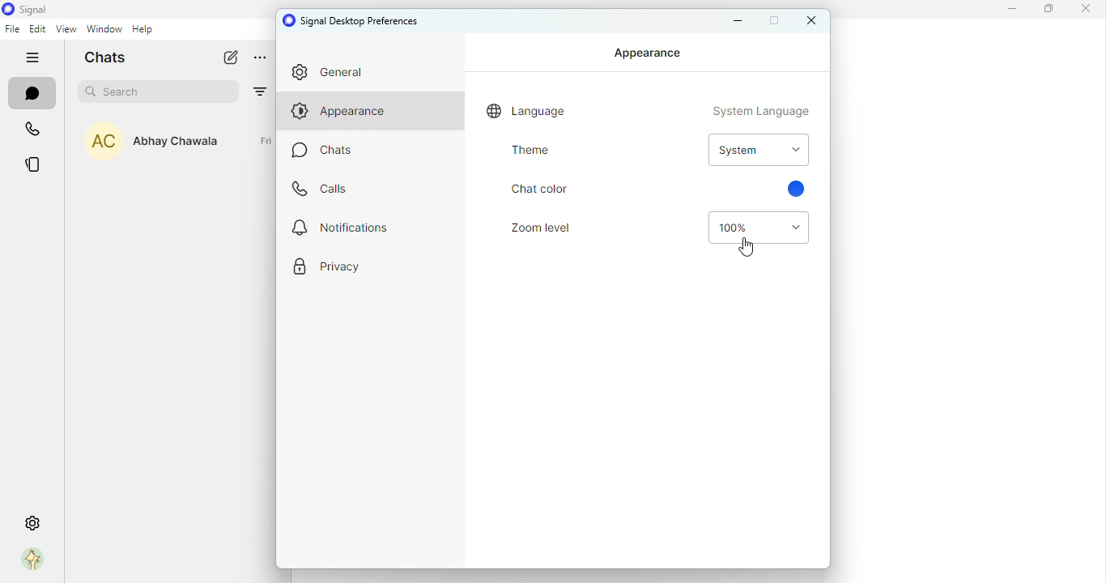 The width and height of the screenshot is (1106, 583). I want to click on Chat colour, so click(539, 187).